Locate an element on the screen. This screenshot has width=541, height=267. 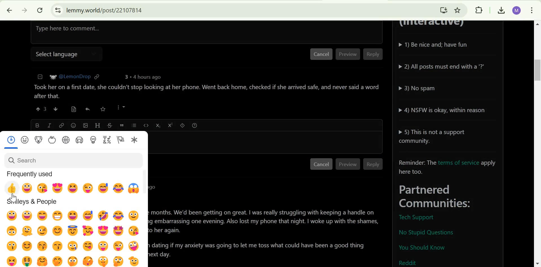
(Interactive) is located at coordinates (434, 26).